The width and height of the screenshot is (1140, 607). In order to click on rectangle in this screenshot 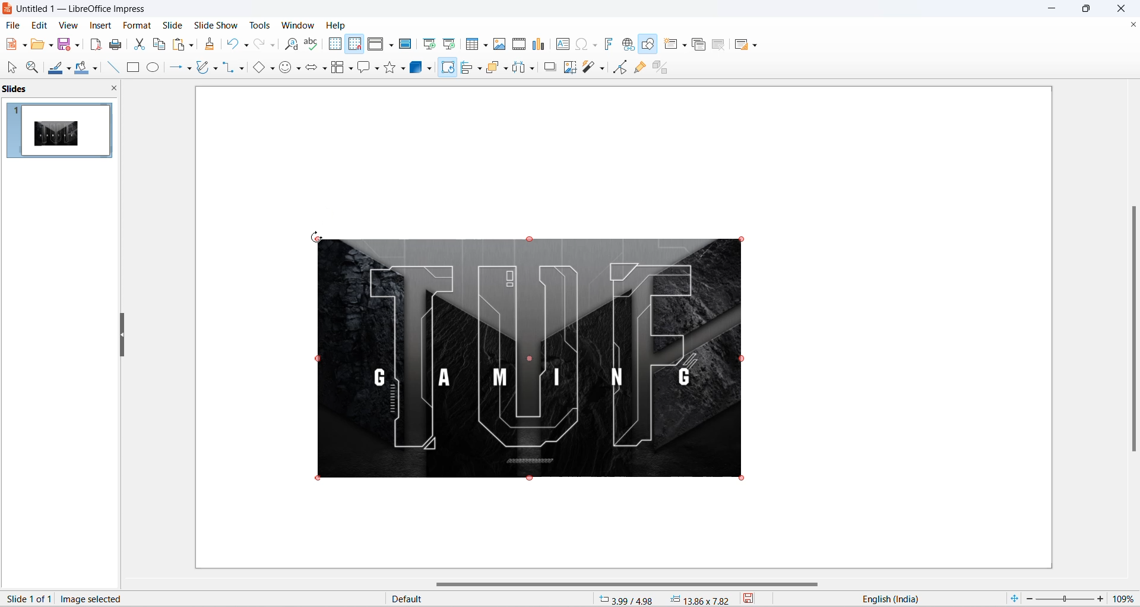, I will do `click(133, 68)`.